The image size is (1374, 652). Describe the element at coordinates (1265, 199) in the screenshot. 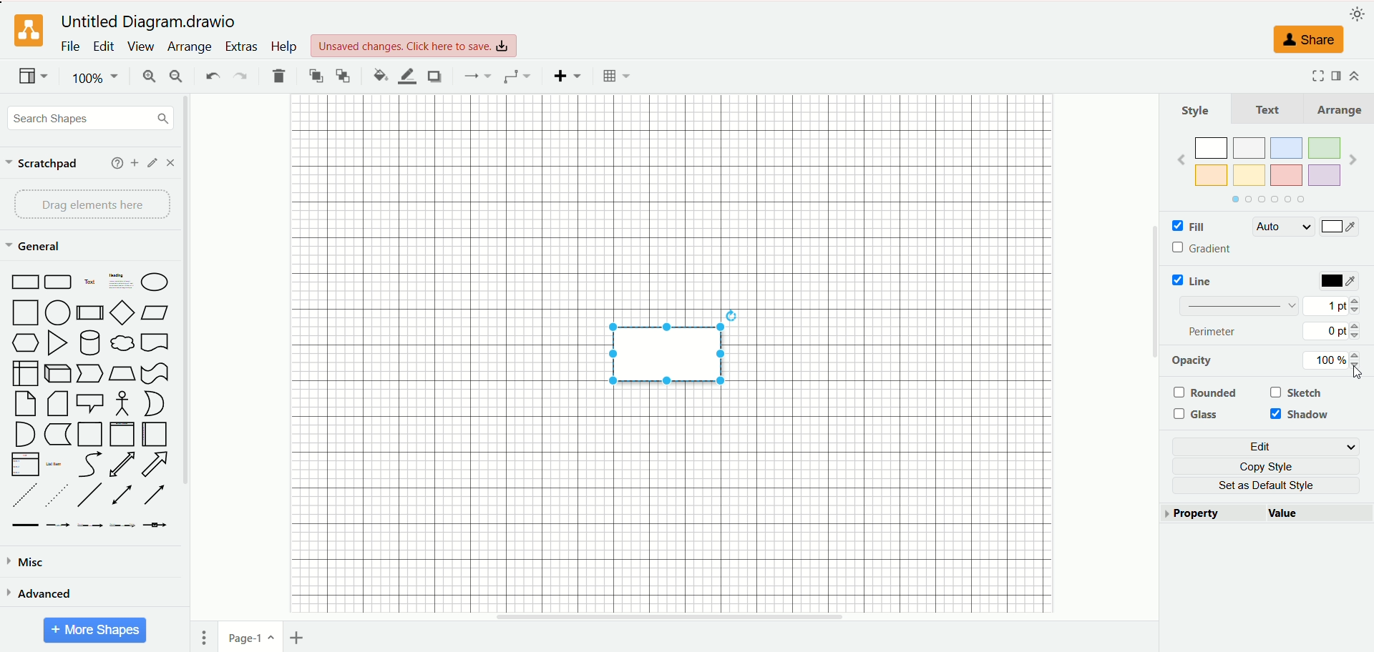

I see `color options navigate` at that location.